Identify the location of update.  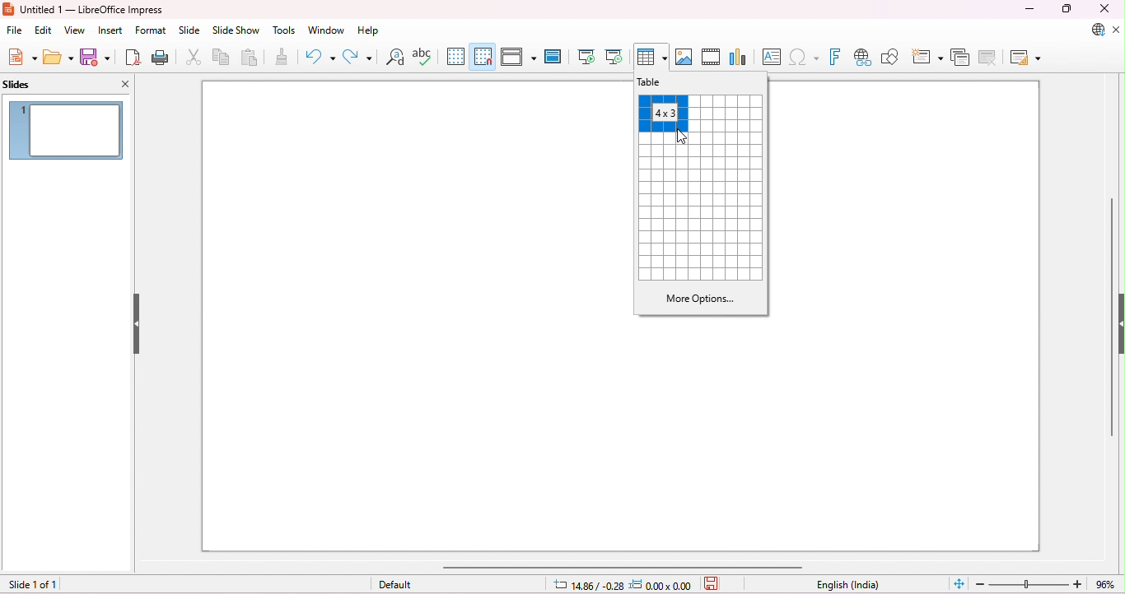
(1094, 30).